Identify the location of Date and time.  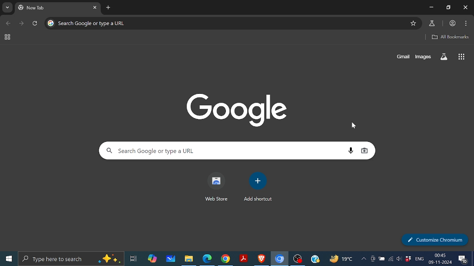
(441, 259).